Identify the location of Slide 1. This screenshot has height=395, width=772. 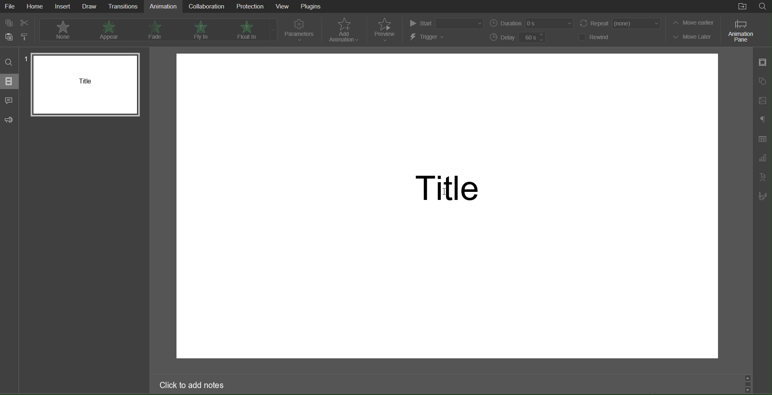
(84, 83).